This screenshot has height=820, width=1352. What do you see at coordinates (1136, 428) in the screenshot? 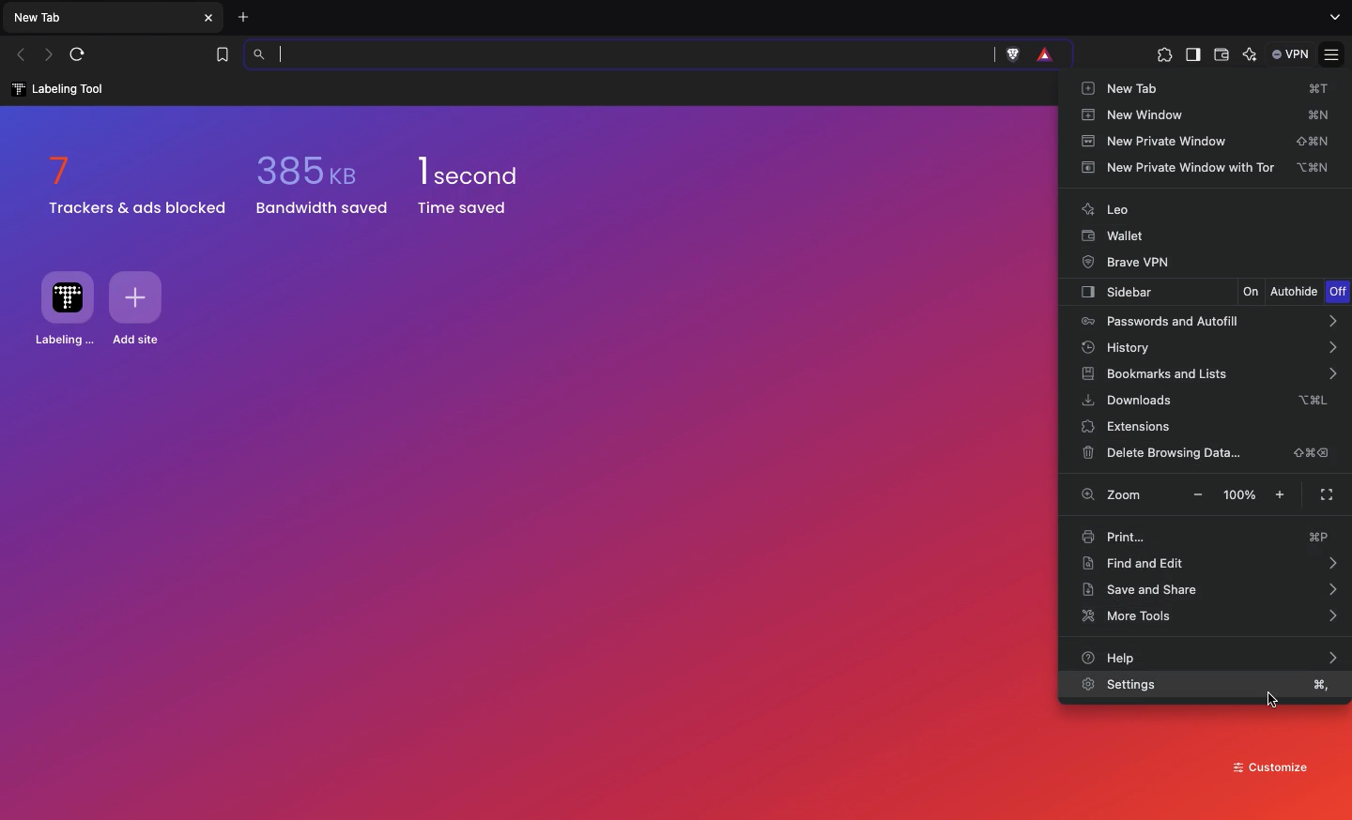
I see `Extensions` at bounding box center [1136, 428].